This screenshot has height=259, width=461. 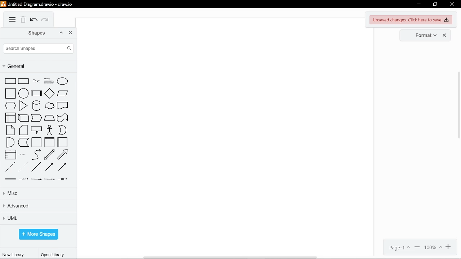 What do you see at coordinates (24, 131) in the screenshot?
I see `card` at bounding box center [24, 131].